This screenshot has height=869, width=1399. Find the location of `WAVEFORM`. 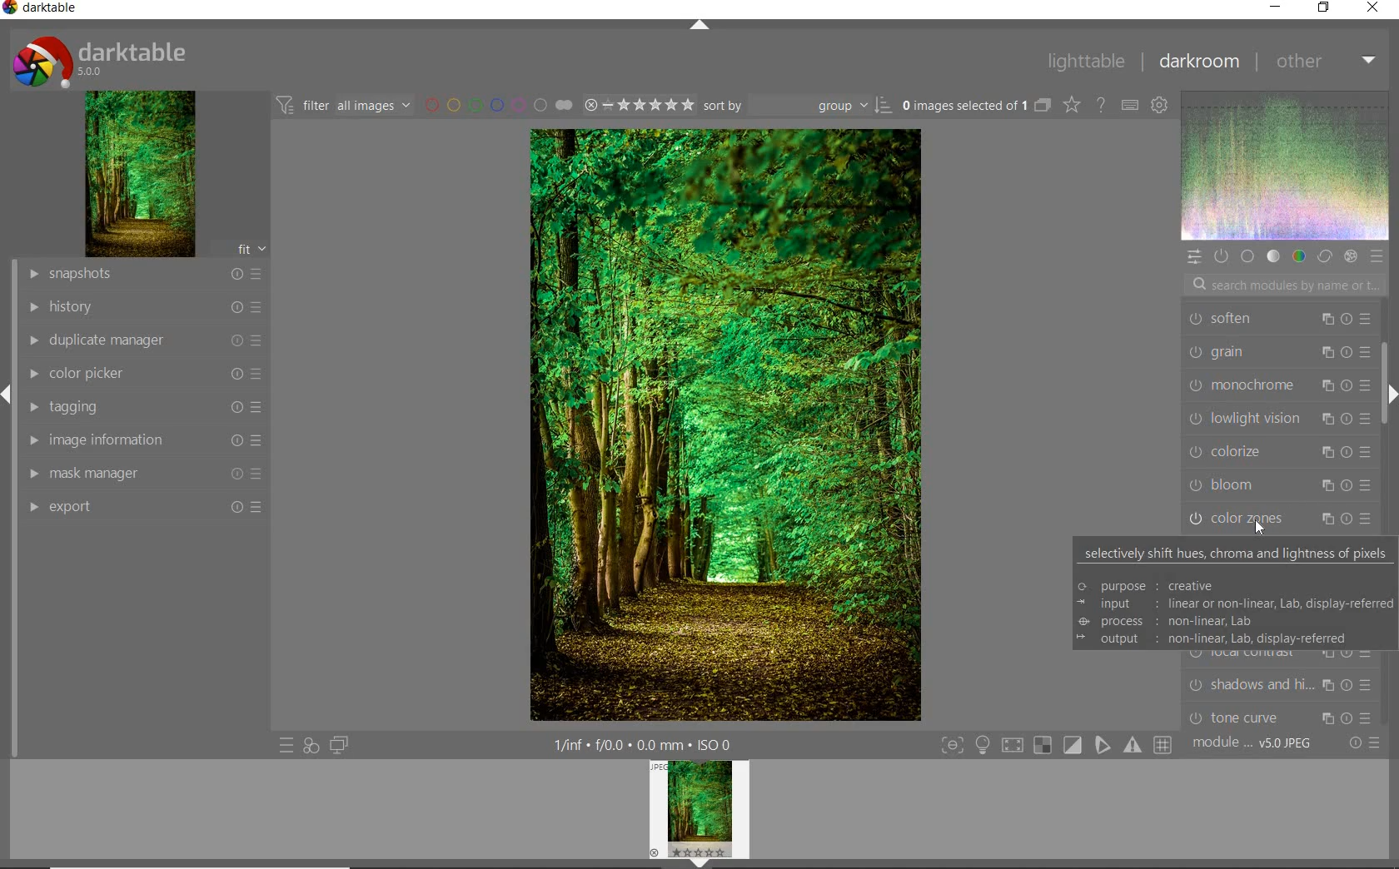

WAVEFORM is located at coordinates (1286, 166).